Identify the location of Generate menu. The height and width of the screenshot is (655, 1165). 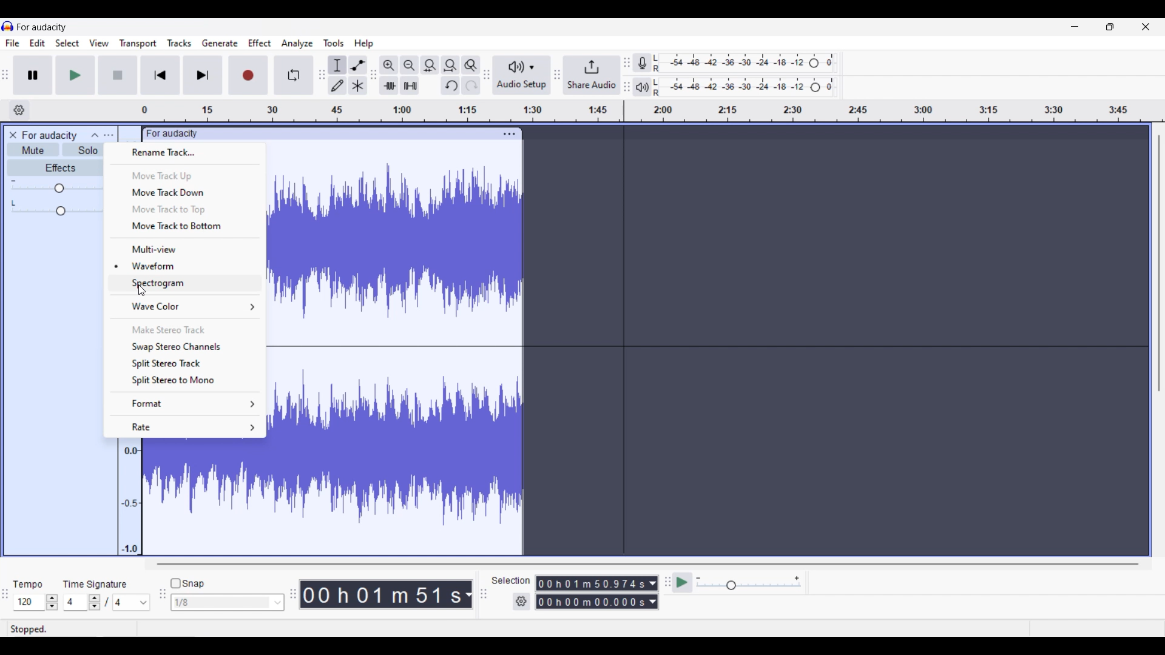
(220, 43).